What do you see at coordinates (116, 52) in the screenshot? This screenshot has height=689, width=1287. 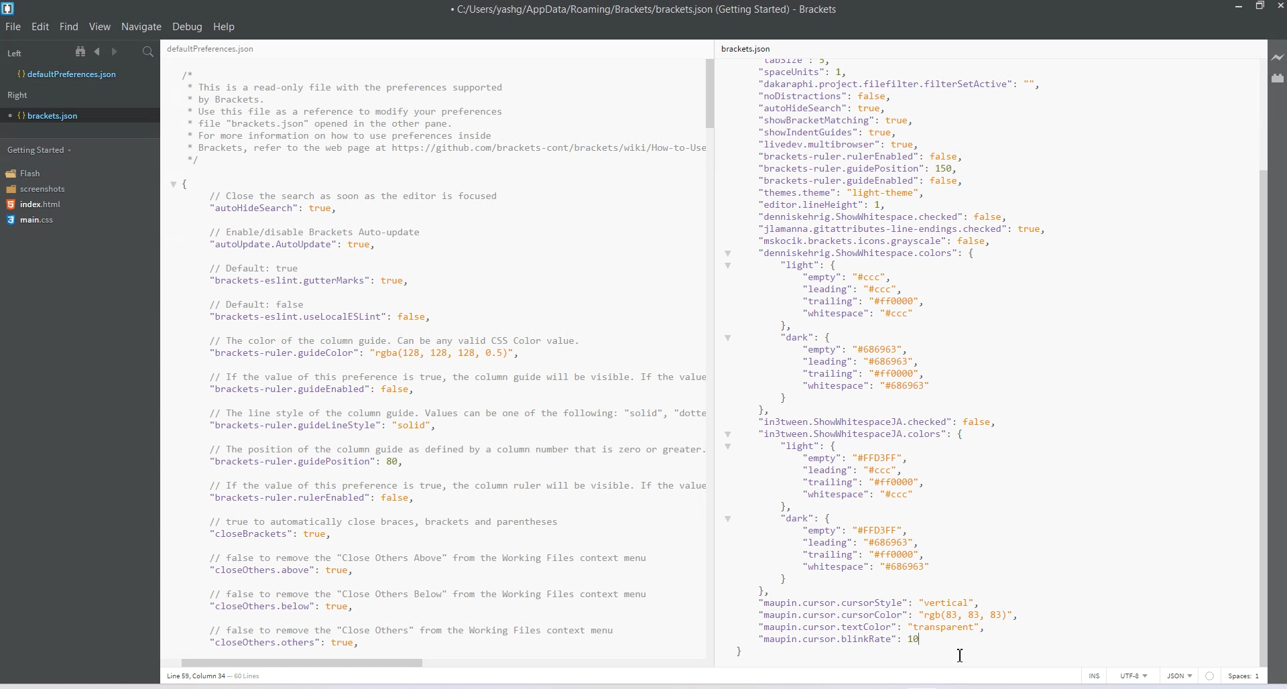 I see `Navigate Forward` at bounding box center [116, 52].